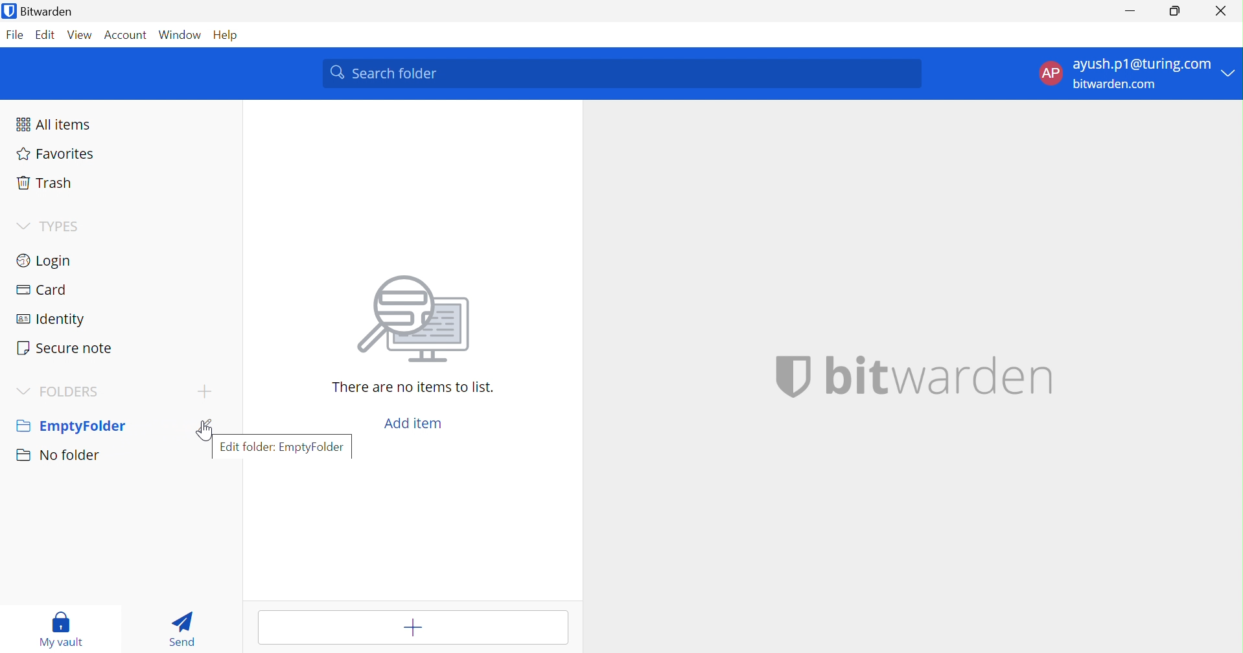 Image resolution: width=1243 pixels, height=653 pixels. Describe the element at coordinates (56, 154) in the screenshot. I see `Favorites` at that location.